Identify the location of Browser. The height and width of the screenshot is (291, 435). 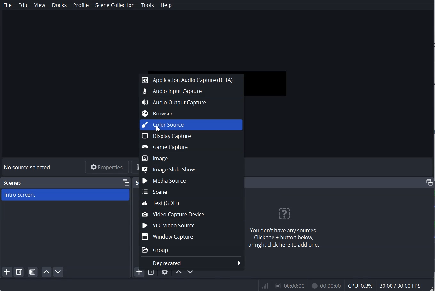
(192, 114).